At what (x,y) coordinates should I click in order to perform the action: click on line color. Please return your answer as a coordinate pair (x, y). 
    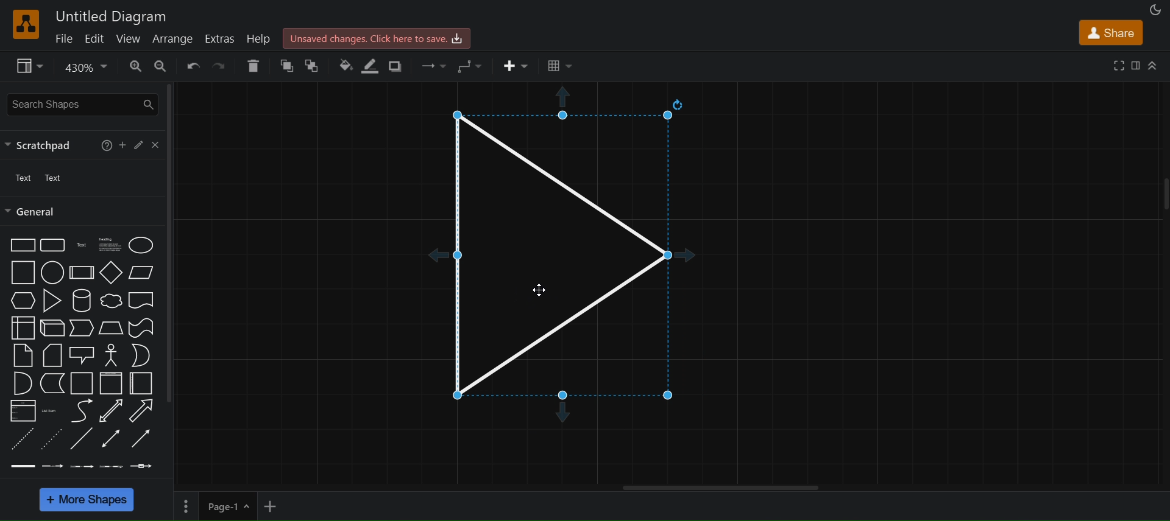
    Looking at the image, I should click on (370, 66).